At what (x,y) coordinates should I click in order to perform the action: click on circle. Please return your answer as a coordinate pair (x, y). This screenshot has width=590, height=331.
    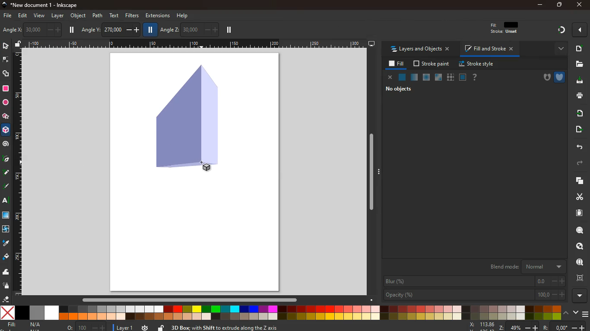
    Looking at the image, I should click on (5, 102).